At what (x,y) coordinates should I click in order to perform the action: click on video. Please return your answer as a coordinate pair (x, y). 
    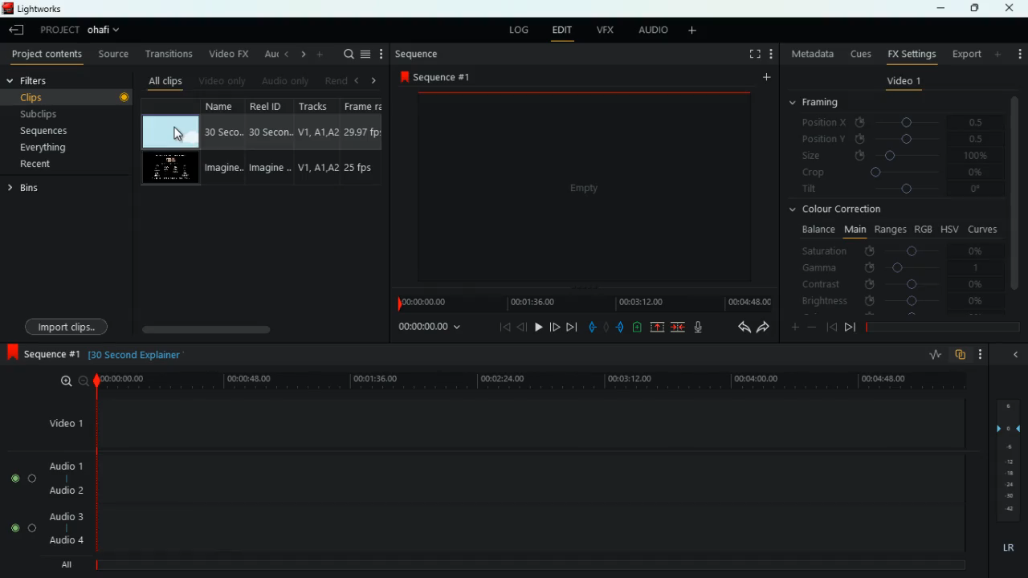
    Looking at the image, I should click on (171, 131).